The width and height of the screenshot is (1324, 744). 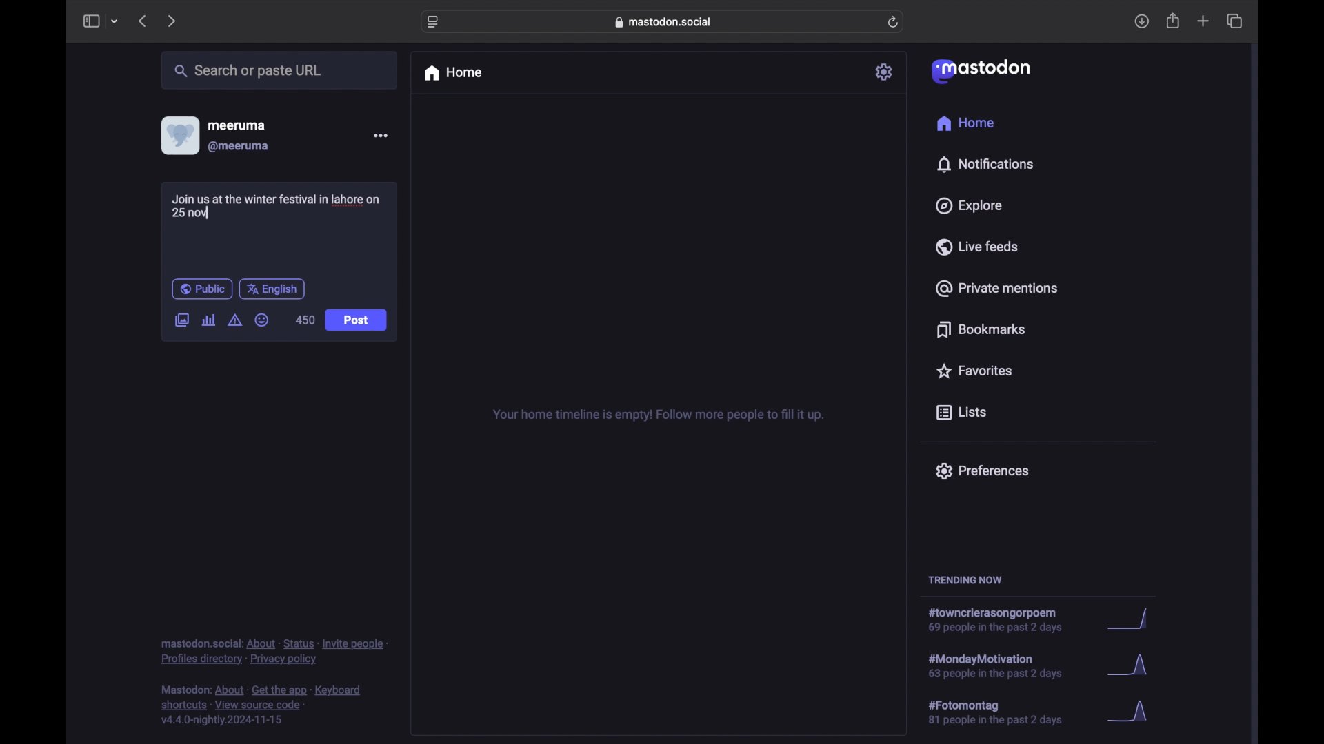 I want to click on add image, so click(x=181, y=321).